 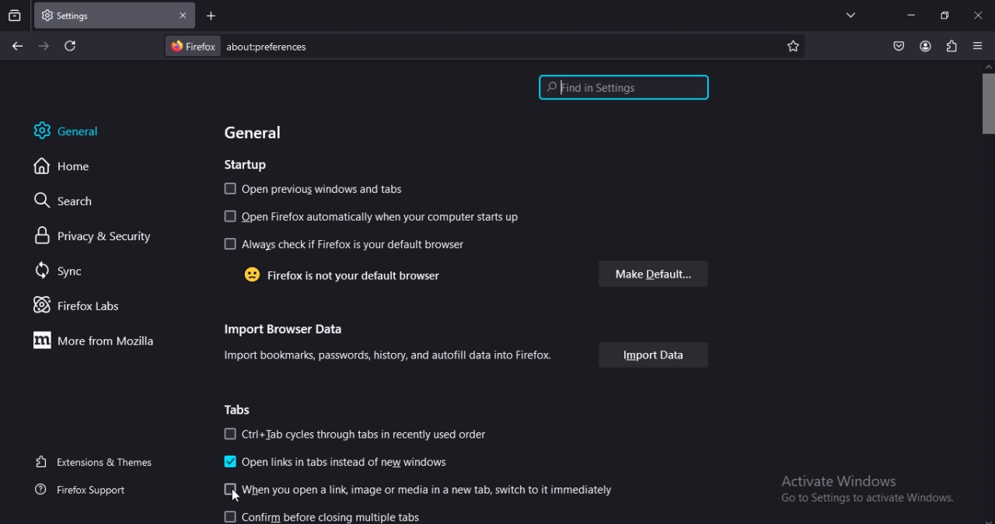 What do you see at coordinates (327, 514) in the screenshot?
I see `confirm before closing multiple tabs` at bounding box center [327, 514].